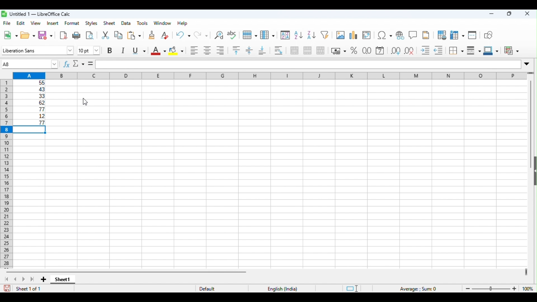  Describe the element at coordinates (413, 34) in the screenshot. I see `insert comment` at that location.